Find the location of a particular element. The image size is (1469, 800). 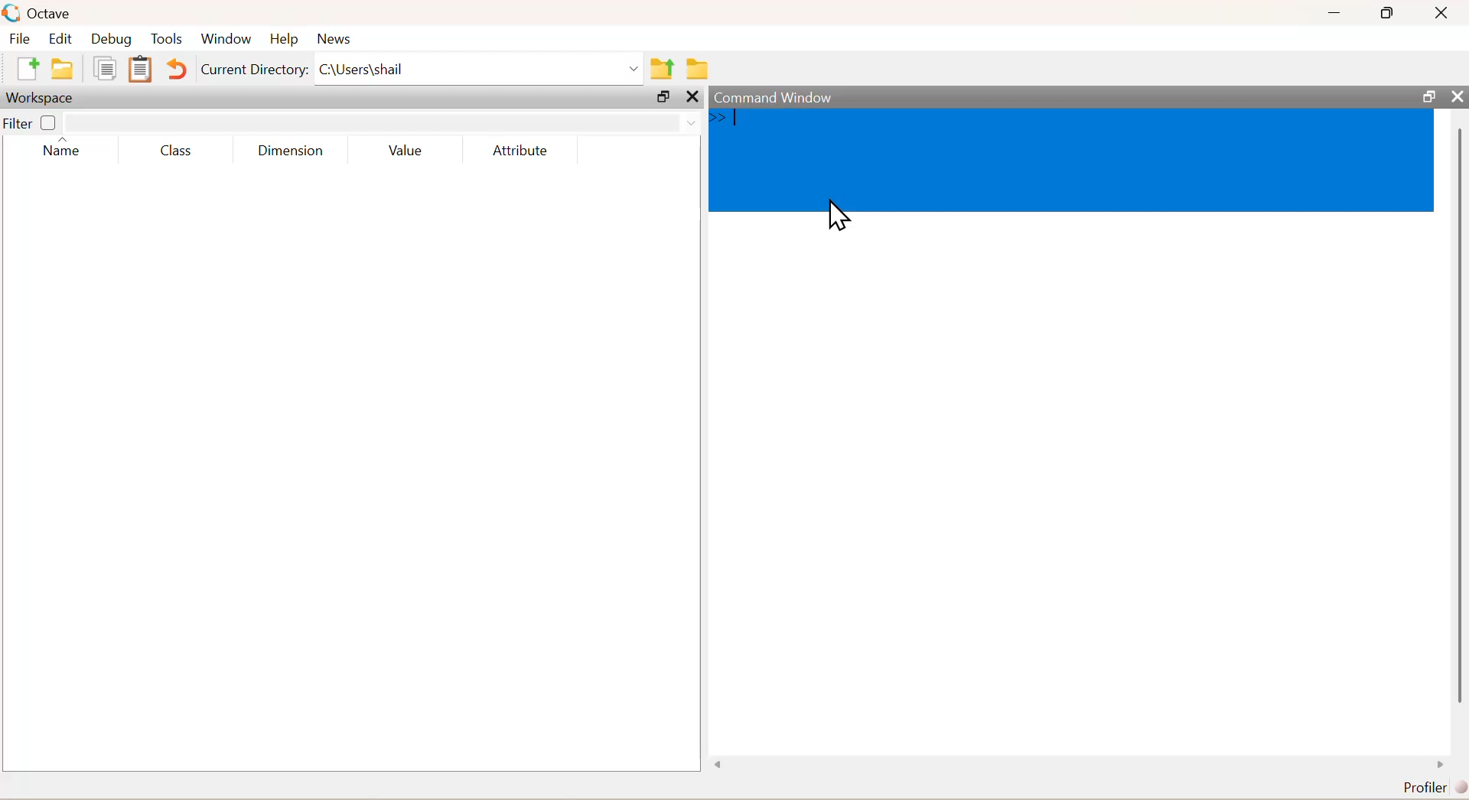

copy is located at coordinates (105, 68).